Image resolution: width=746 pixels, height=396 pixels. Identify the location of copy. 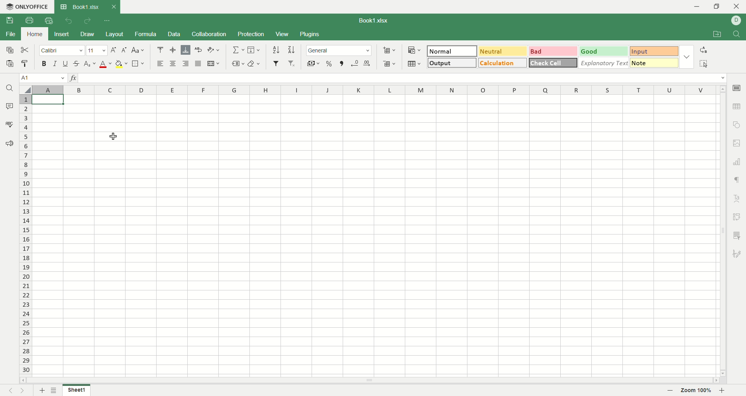
(9, 52).